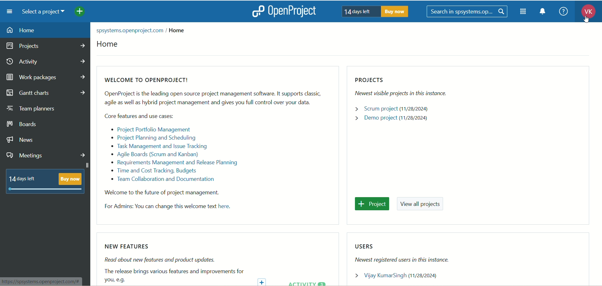 This screenshot has height=286, width=602. I want to click on gantt charts, so click(48, 93).